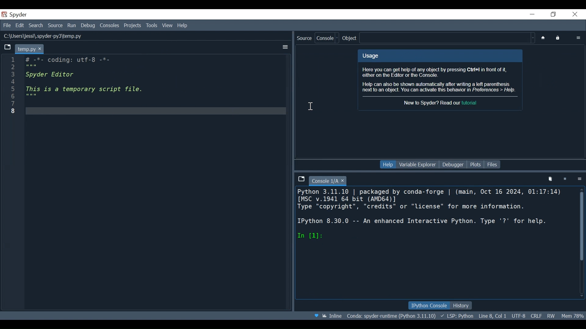 This screenshot has height=329, width=586. I want to click on Source, so click(55, 25).